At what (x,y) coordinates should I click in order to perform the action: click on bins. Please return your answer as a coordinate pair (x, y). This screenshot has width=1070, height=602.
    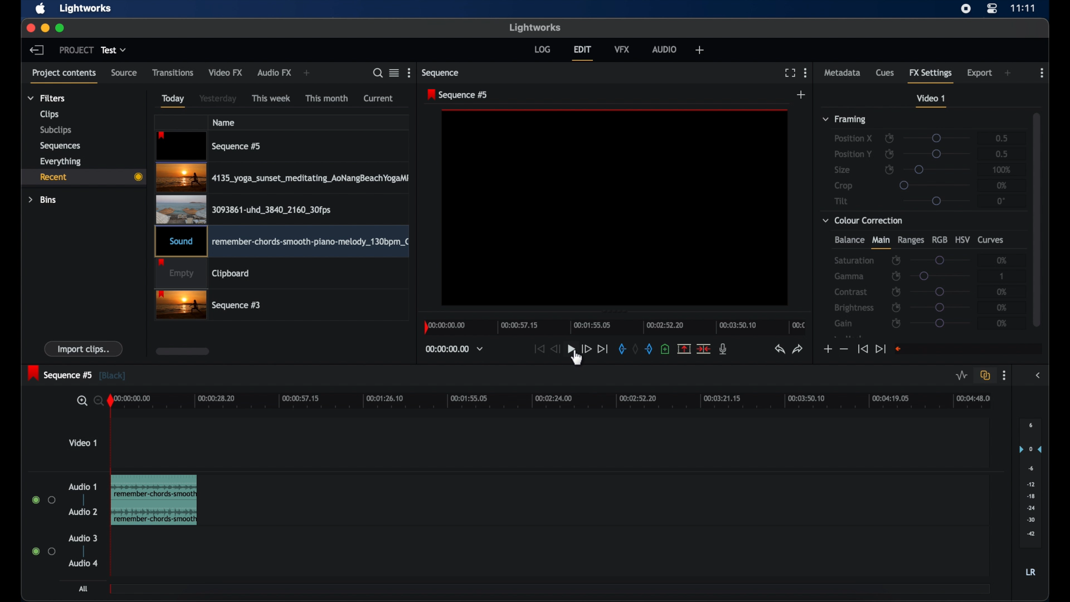
    Looking at the image, I should click on (43, 200).